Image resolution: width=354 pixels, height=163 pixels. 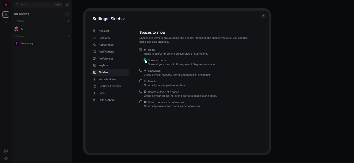 I want to click on close, so click(x=264, y=16).